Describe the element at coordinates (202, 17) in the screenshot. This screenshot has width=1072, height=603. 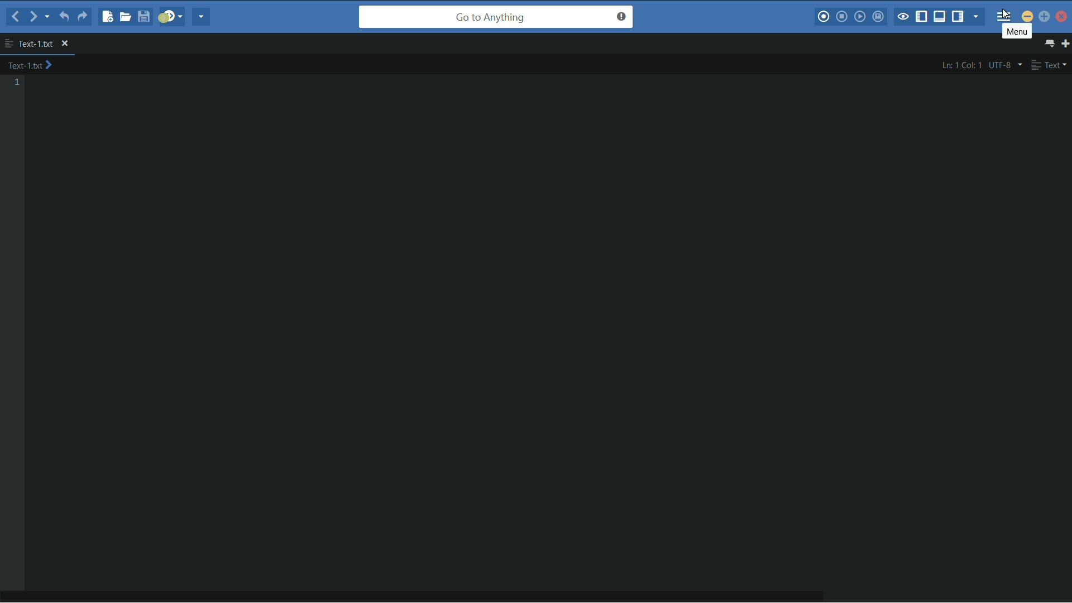
I see `share current file` at that location.